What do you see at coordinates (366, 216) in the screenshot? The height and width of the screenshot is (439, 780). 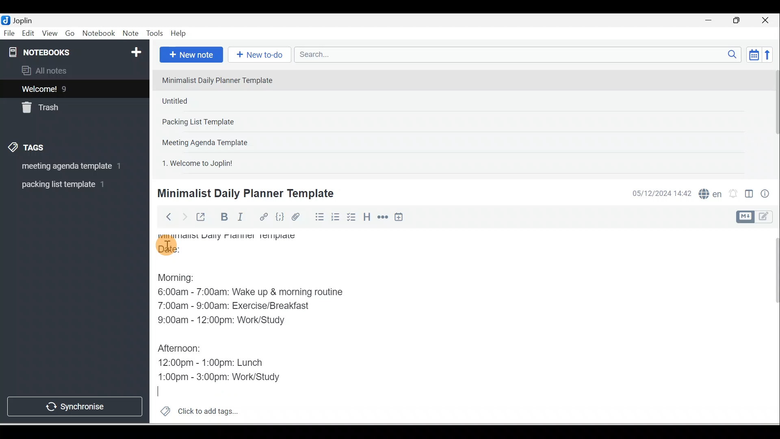 I see `Heading` at bounding box center [366, 216].